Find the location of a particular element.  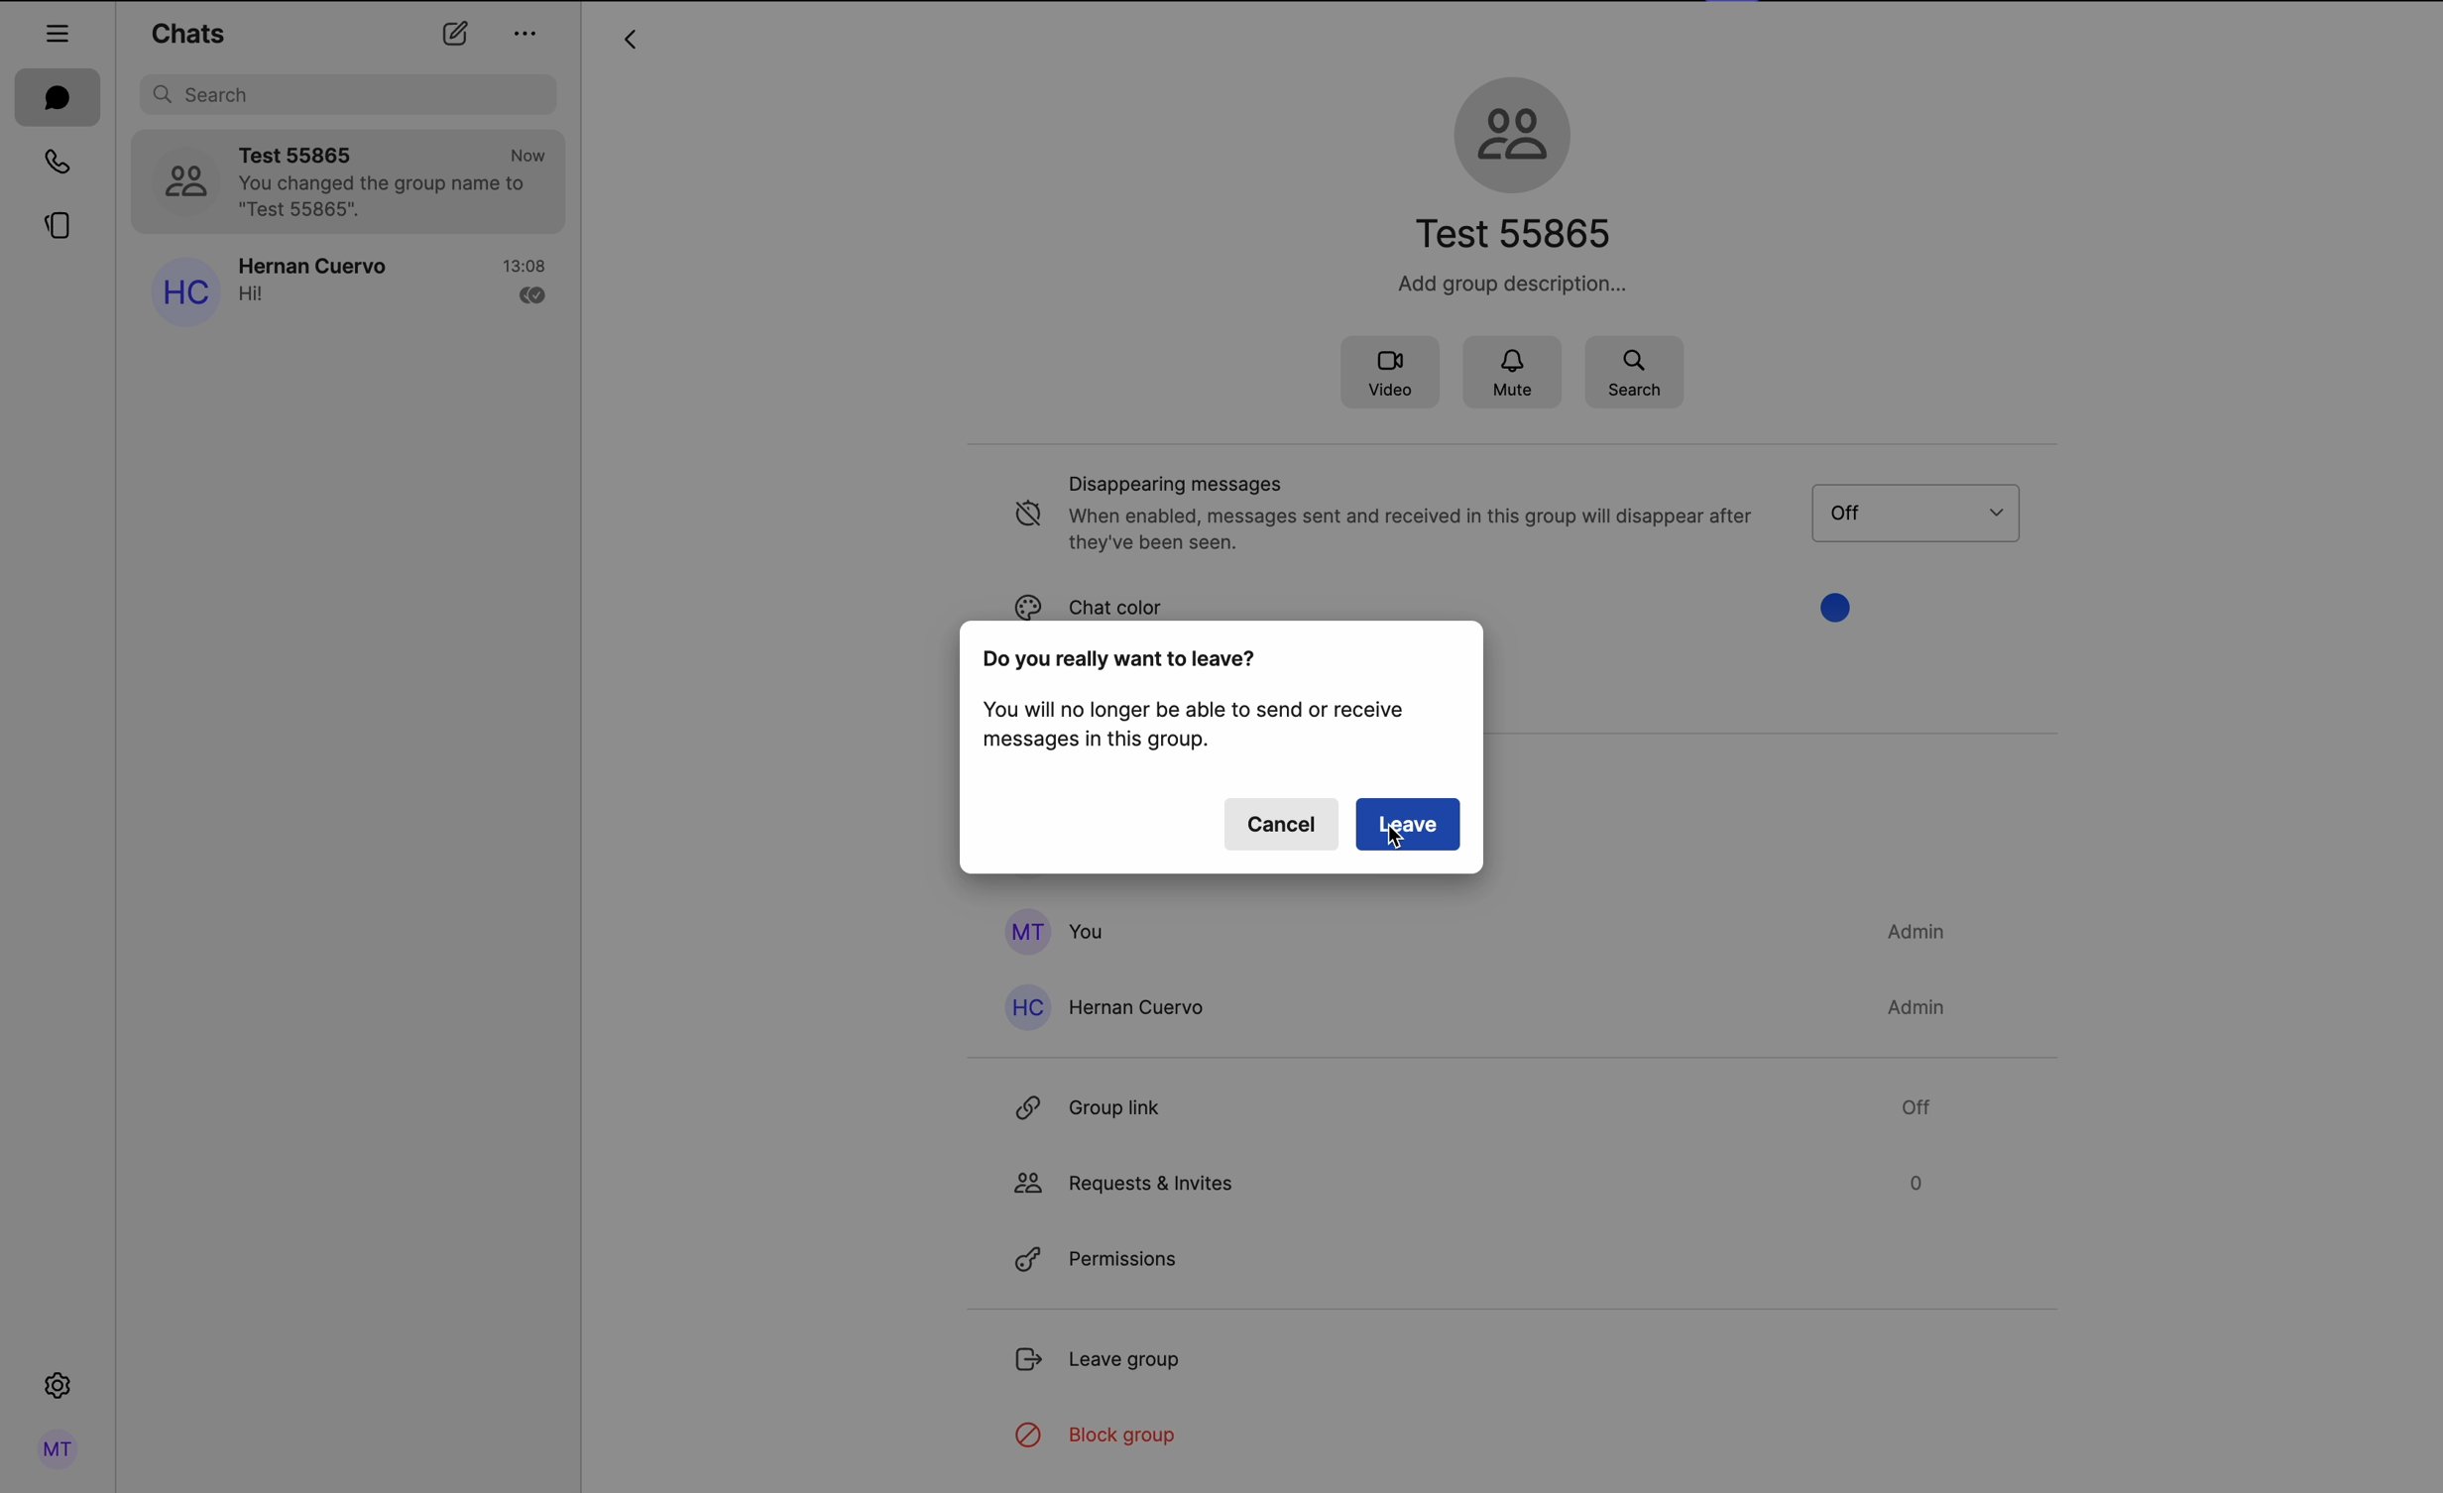

profile picture is located at coordinates (183, 178).